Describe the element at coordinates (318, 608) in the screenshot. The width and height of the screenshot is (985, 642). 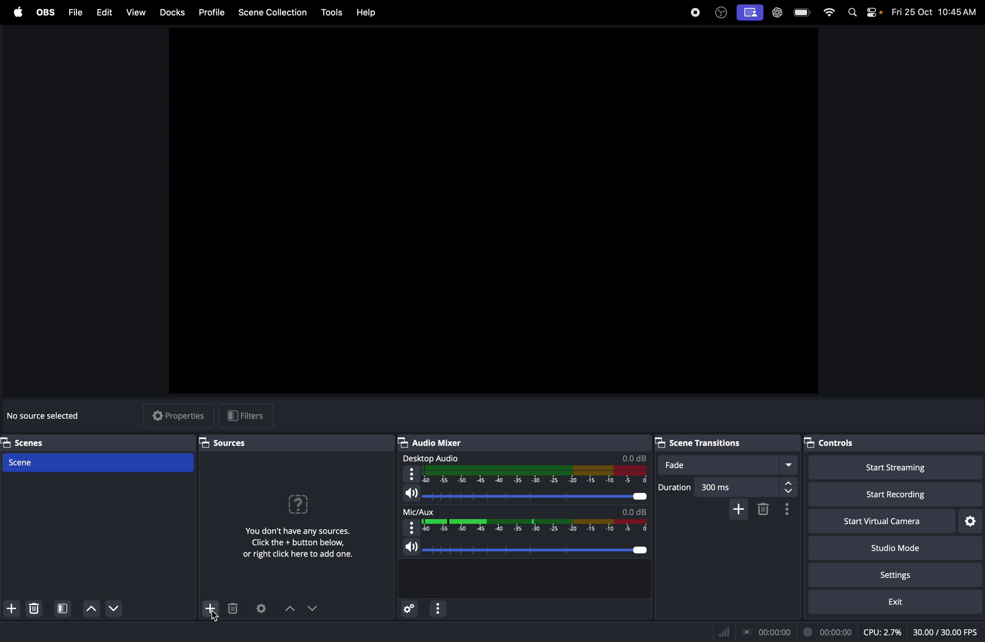
I see `drop down` at that location.